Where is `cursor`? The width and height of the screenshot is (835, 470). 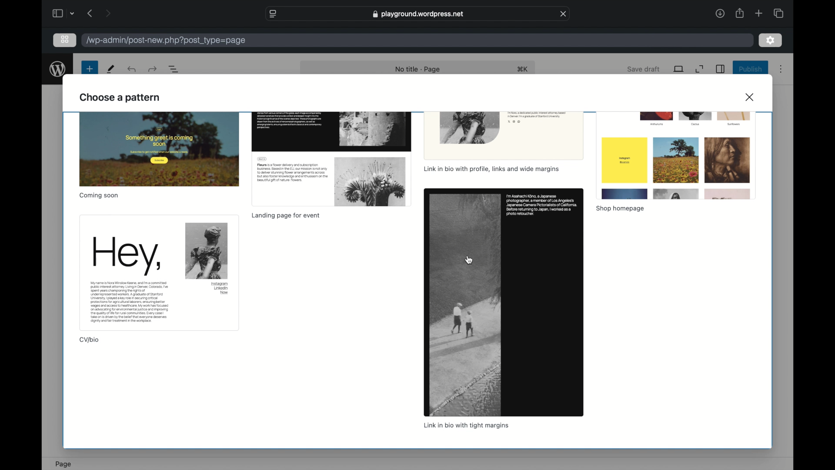 cursor is located at coordinates (469, 260).